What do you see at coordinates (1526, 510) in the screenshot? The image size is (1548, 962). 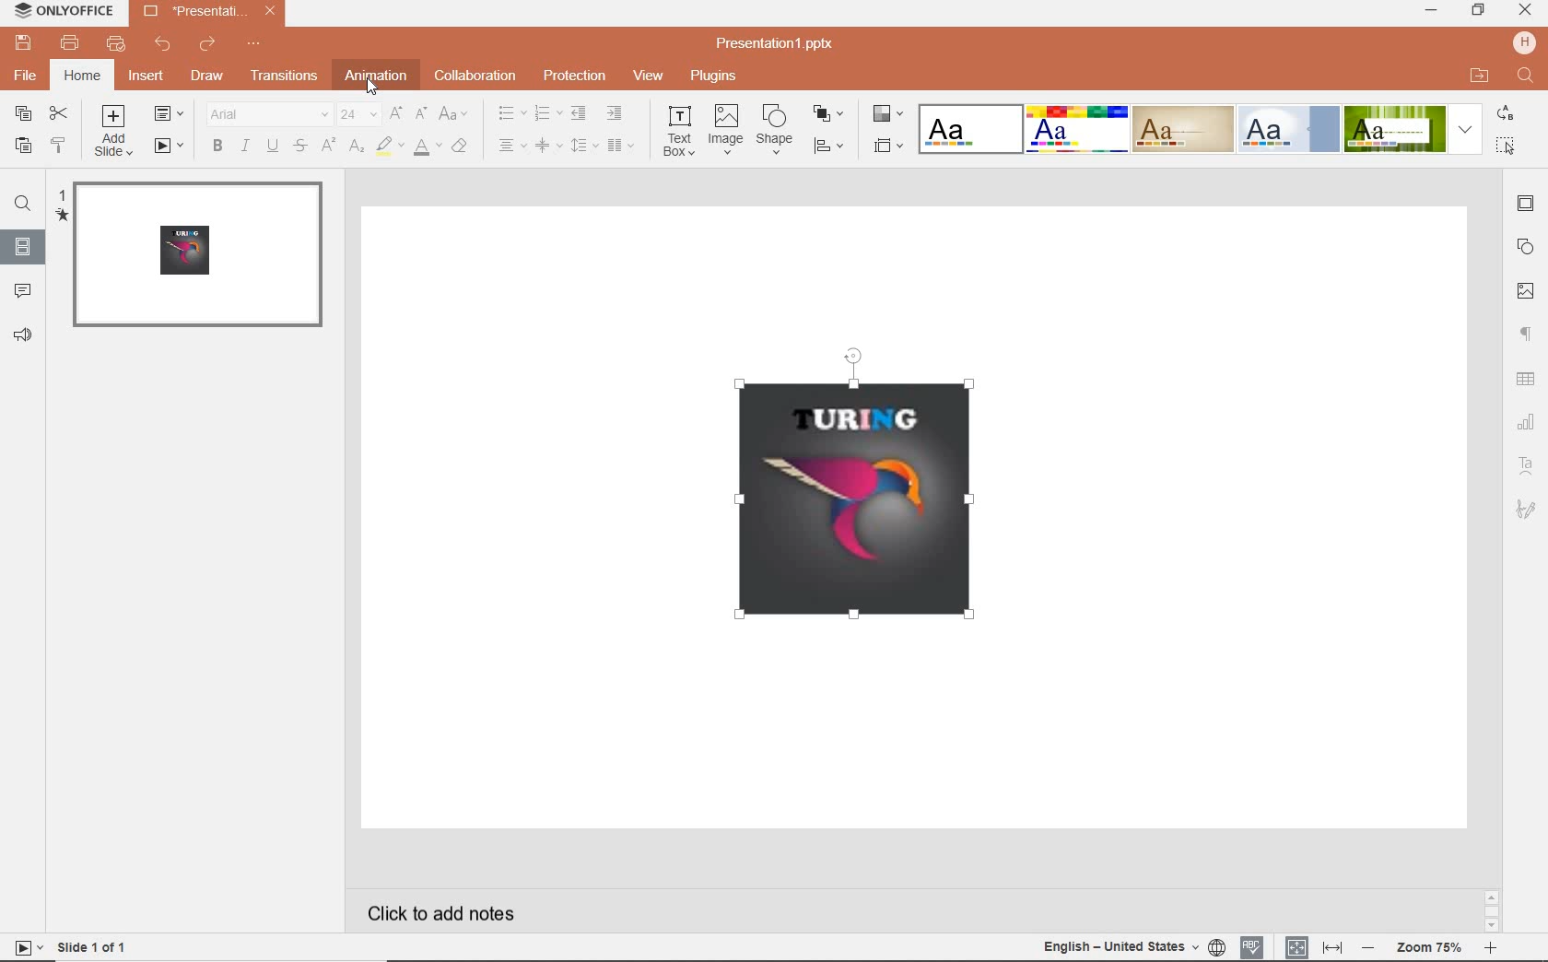 I see `signature` at bounding box center [1526, 510].